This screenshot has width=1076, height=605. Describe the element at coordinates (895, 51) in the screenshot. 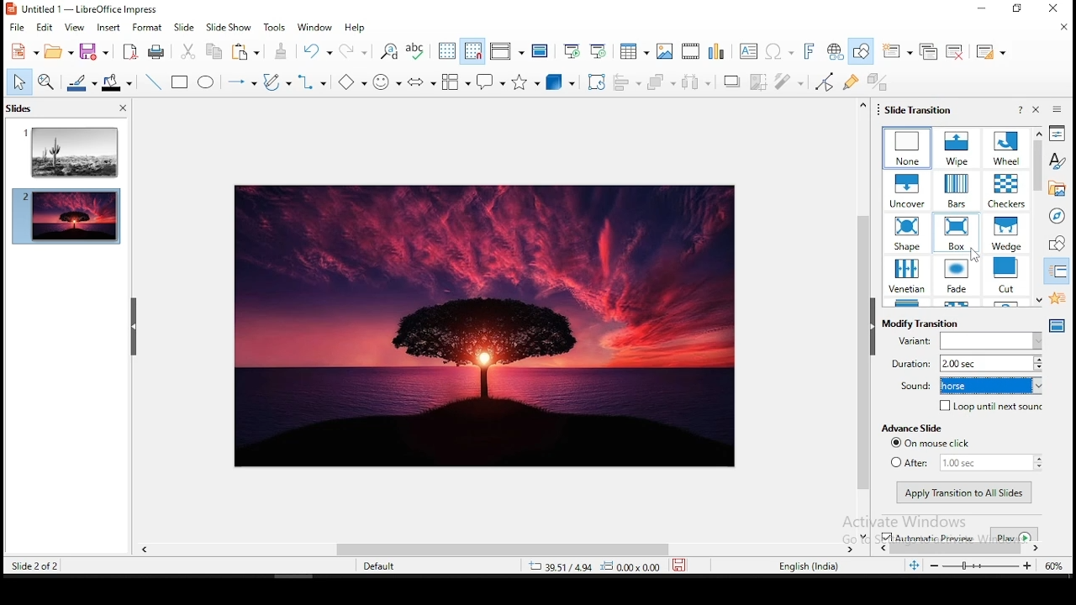

I see `new slide` at that location.